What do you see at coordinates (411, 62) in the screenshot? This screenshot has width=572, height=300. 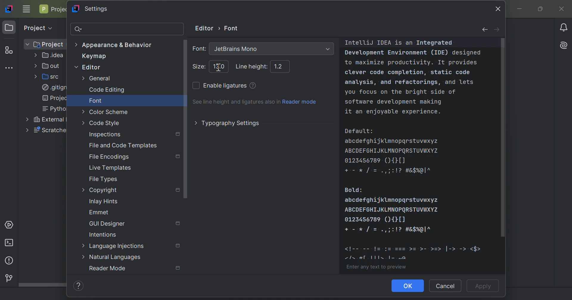 I see `to maximize productivity. It provides` at bounding box center [411, 62].